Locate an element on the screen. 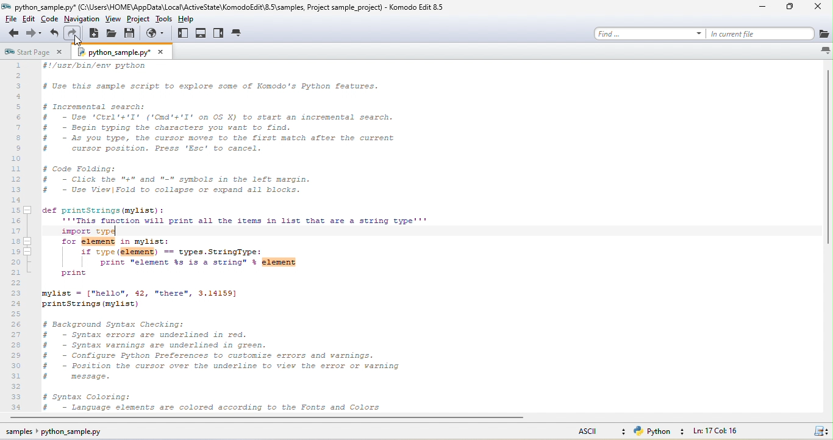  python code is located at coordinates (427, 236).